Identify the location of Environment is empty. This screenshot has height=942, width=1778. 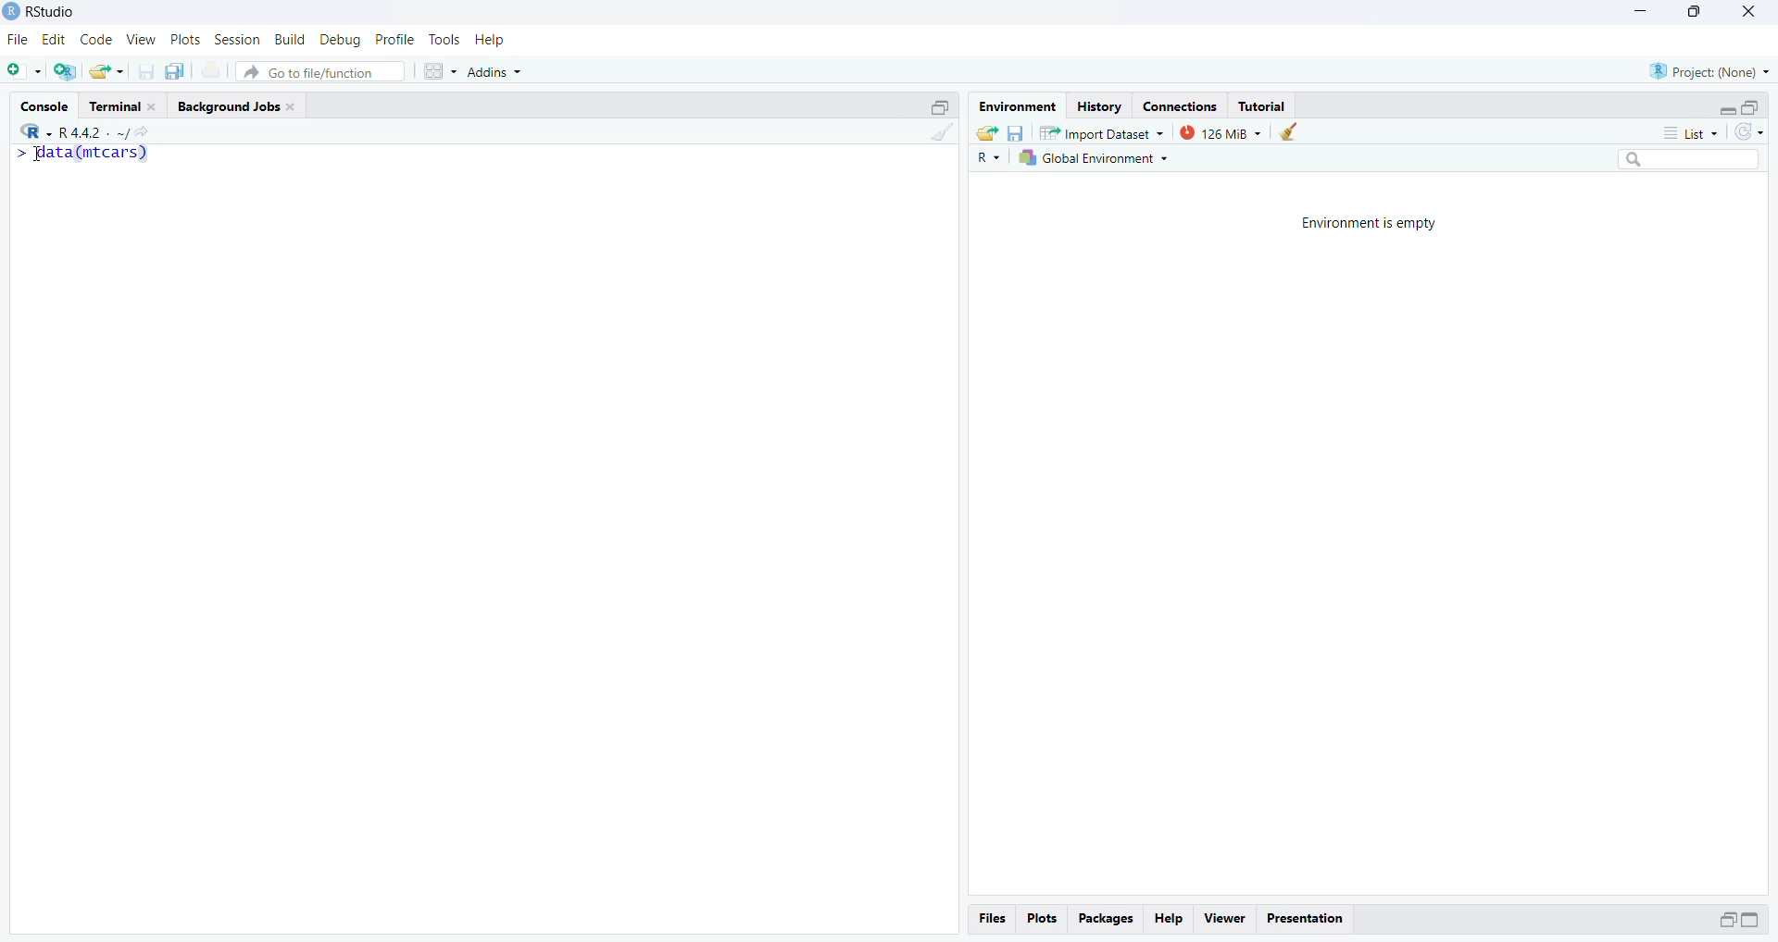
(1367, 223).